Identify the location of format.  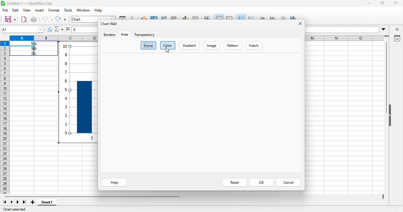
(55, 10).